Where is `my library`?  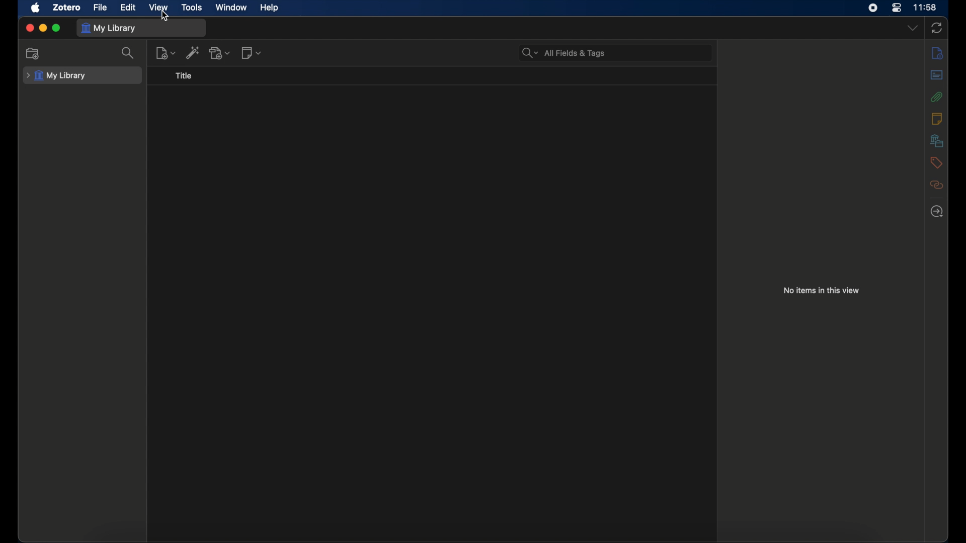
my library is located at coordinates (56, 76).